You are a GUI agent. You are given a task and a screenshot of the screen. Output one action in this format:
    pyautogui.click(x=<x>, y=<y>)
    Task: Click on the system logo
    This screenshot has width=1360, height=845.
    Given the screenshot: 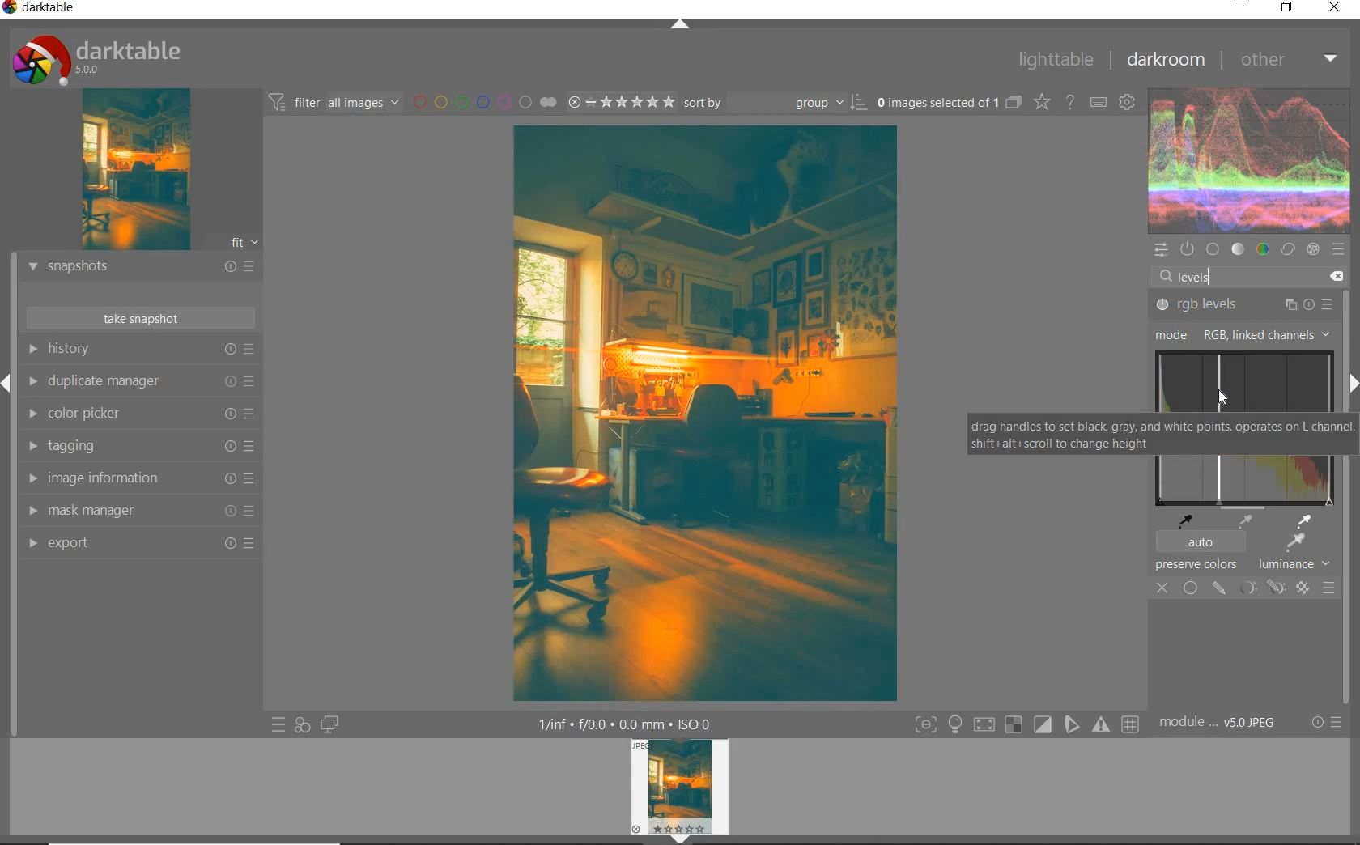 What is the action you would take?
    pyautogui.click(x=93, y=59)
    